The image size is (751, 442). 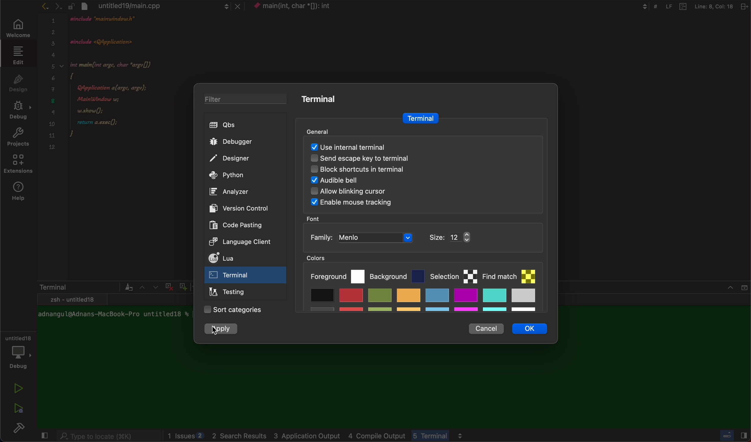 I want to click on foreground, so click(x=337, y=275).